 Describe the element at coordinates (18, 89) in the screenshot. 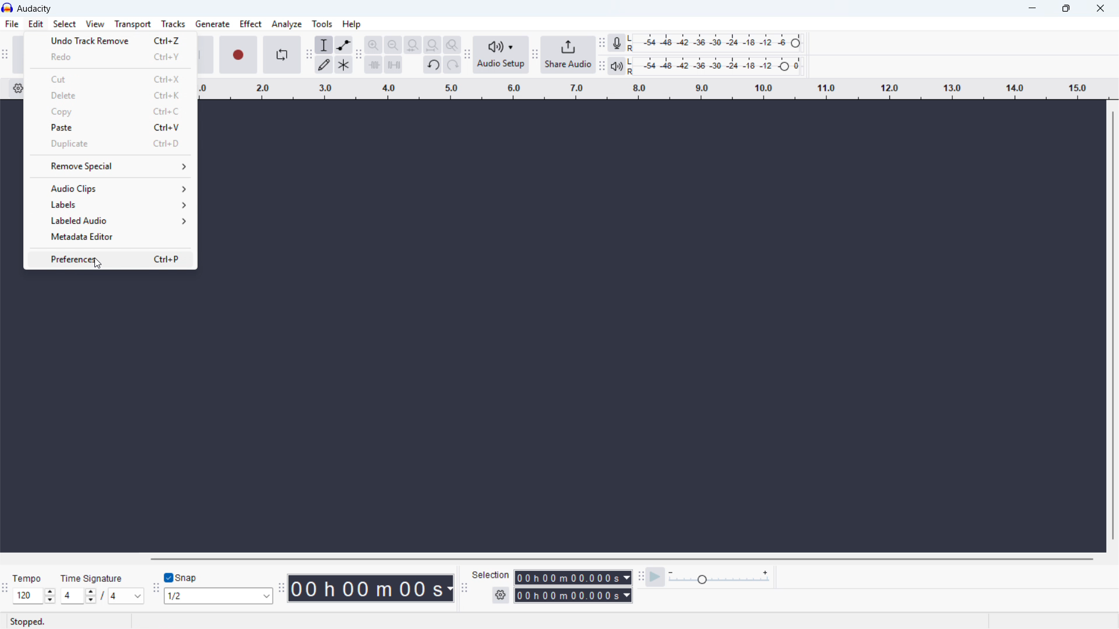

I see `timeline settings` at that location.